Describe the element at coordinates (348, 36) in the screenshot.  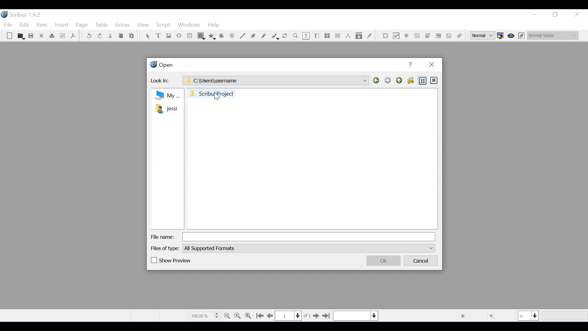
I see `Measurements` at that location.